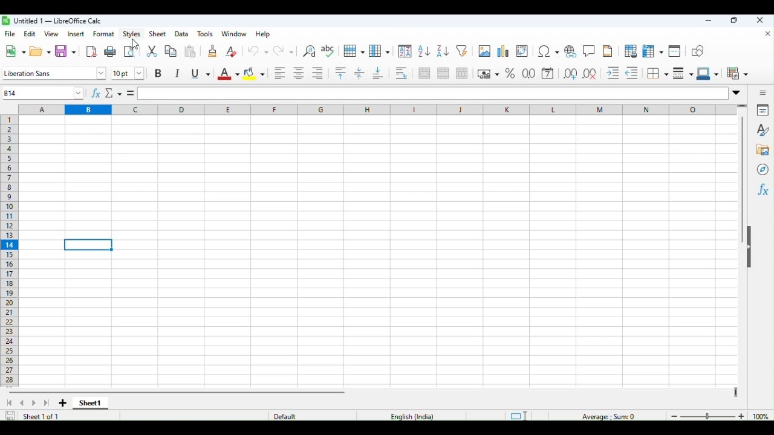  What do you see at coordinates (530, 72) in the screenshot?
I see `Format as decimal` at bounding box center [530, 72].